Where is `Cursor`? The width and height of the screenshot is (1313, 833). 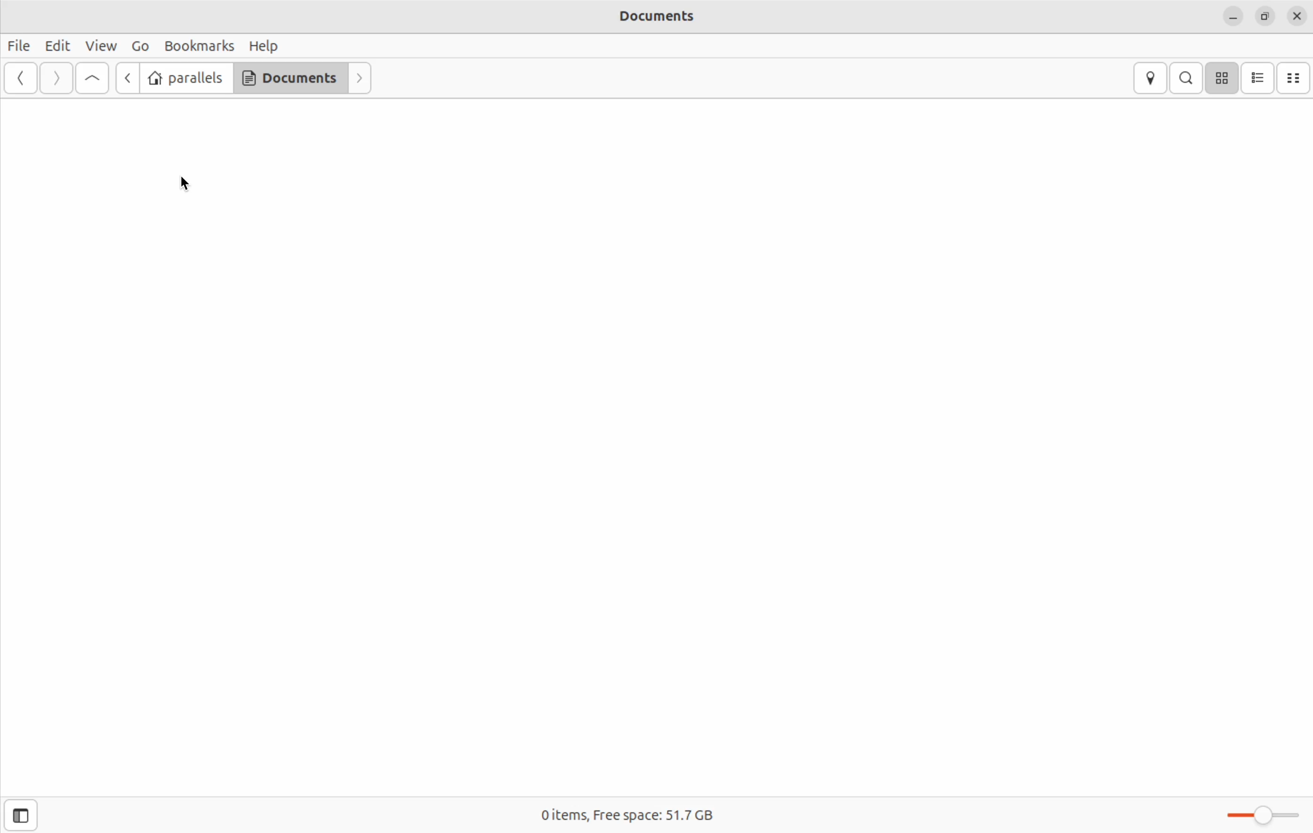 Cursor is located at coordinates (183, 184).